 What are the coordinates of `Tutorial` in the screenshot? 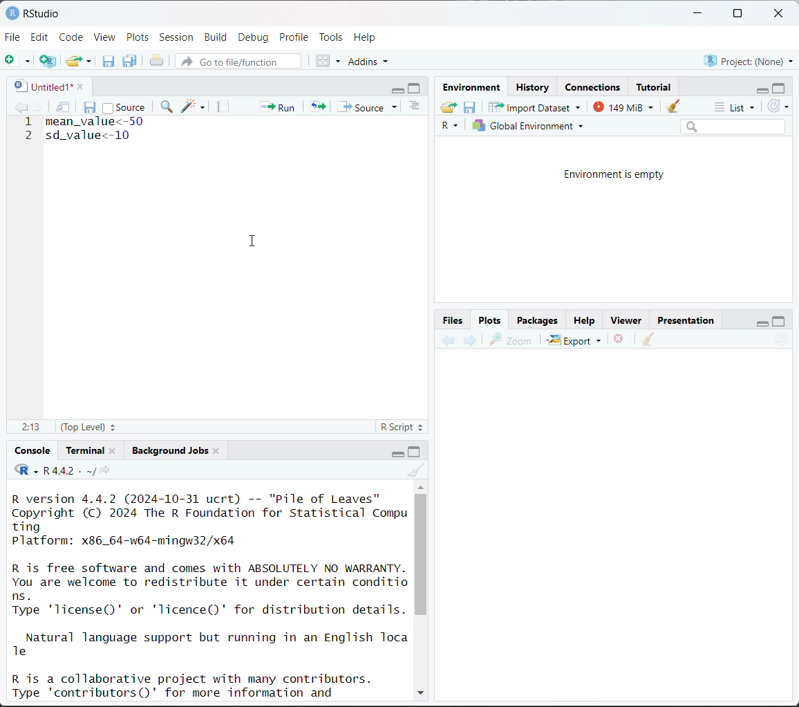 It's located at (655, 85).